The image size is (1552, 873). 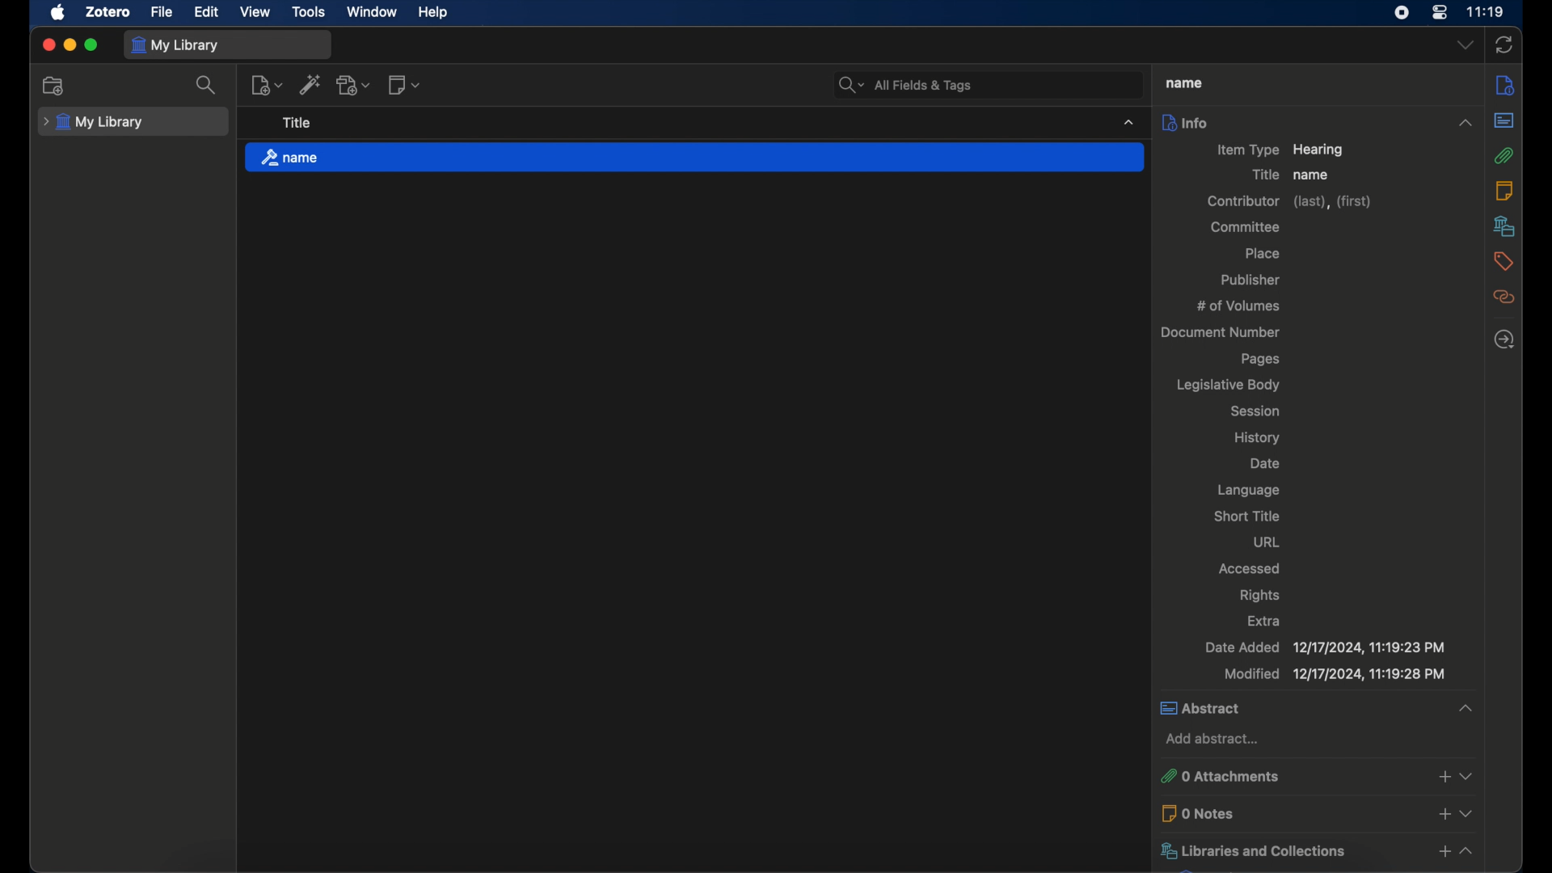 What do you see at coordinates (1250, 491) in the screenshot?
I see `language` at bounding box center [1250, 491].